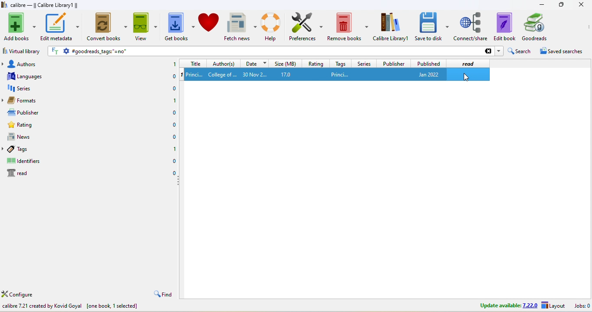  I want to click on calibre - || Calibre Library1 ||, so click(44, 5).